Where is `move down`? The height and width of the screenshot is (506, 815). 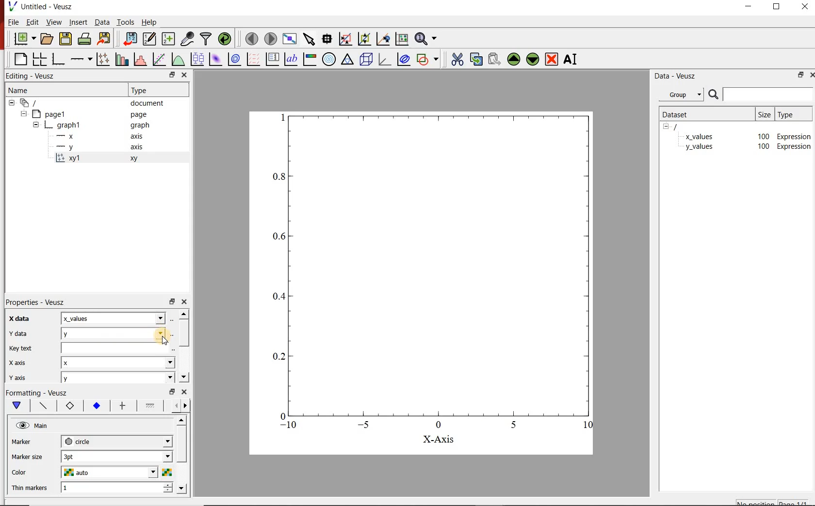
move down is located at coordinates (184, 377).